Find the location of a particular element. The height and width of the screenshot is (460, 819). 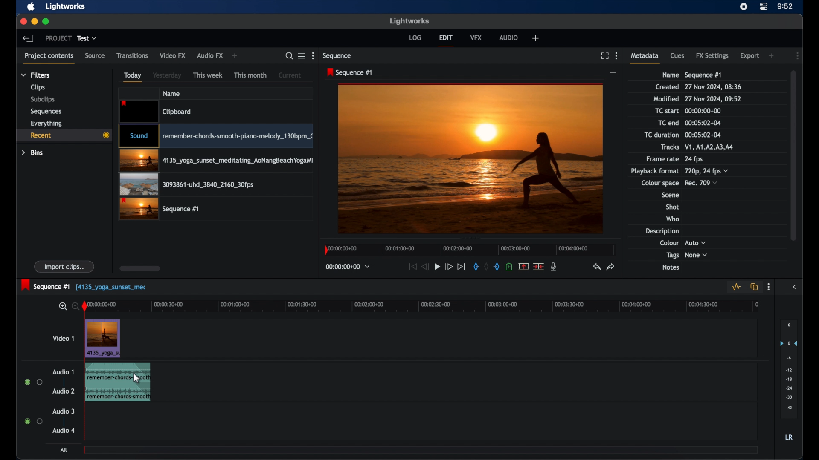

colour space is located at coordinates (660, 183).